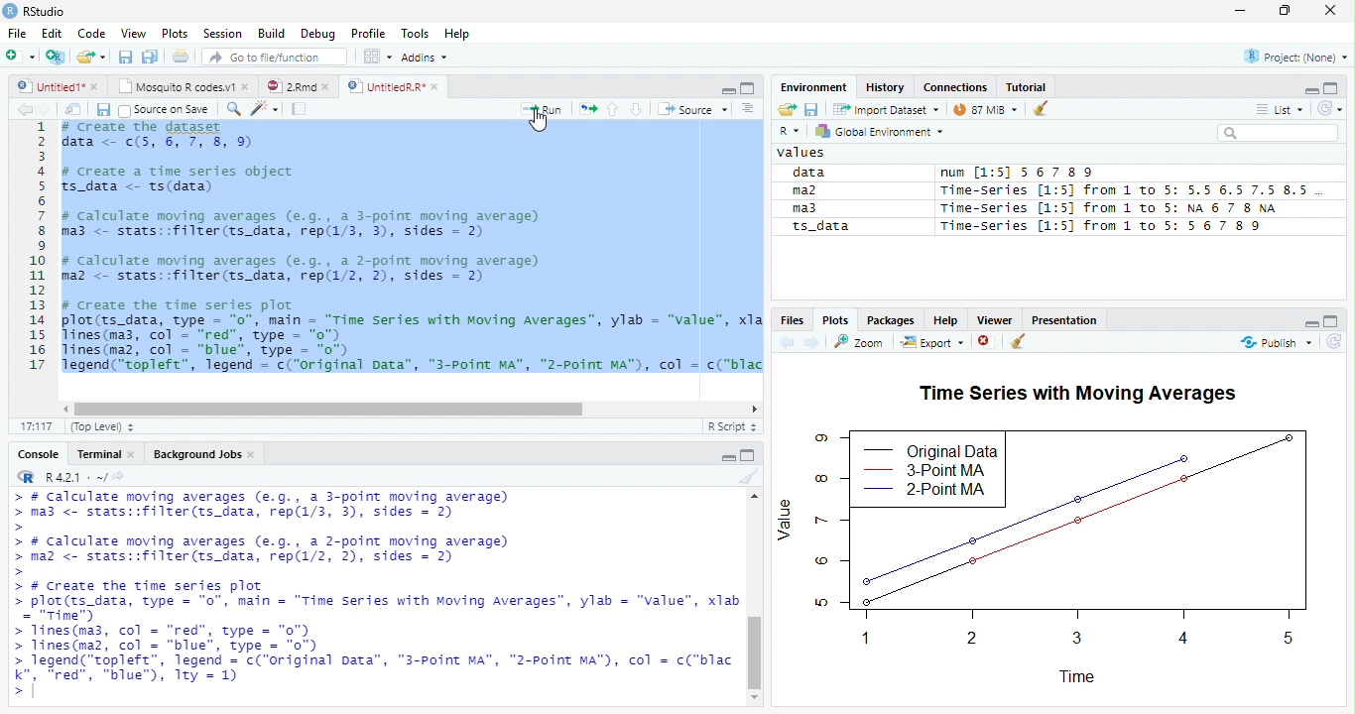 The width and height of the screenshot is (1355, 714). Describe the element at coordinates (1110, 206) in the screenshot. I see `Time-series [1:5] from 1 to 5: NA 6 7 8 NA` at that location.